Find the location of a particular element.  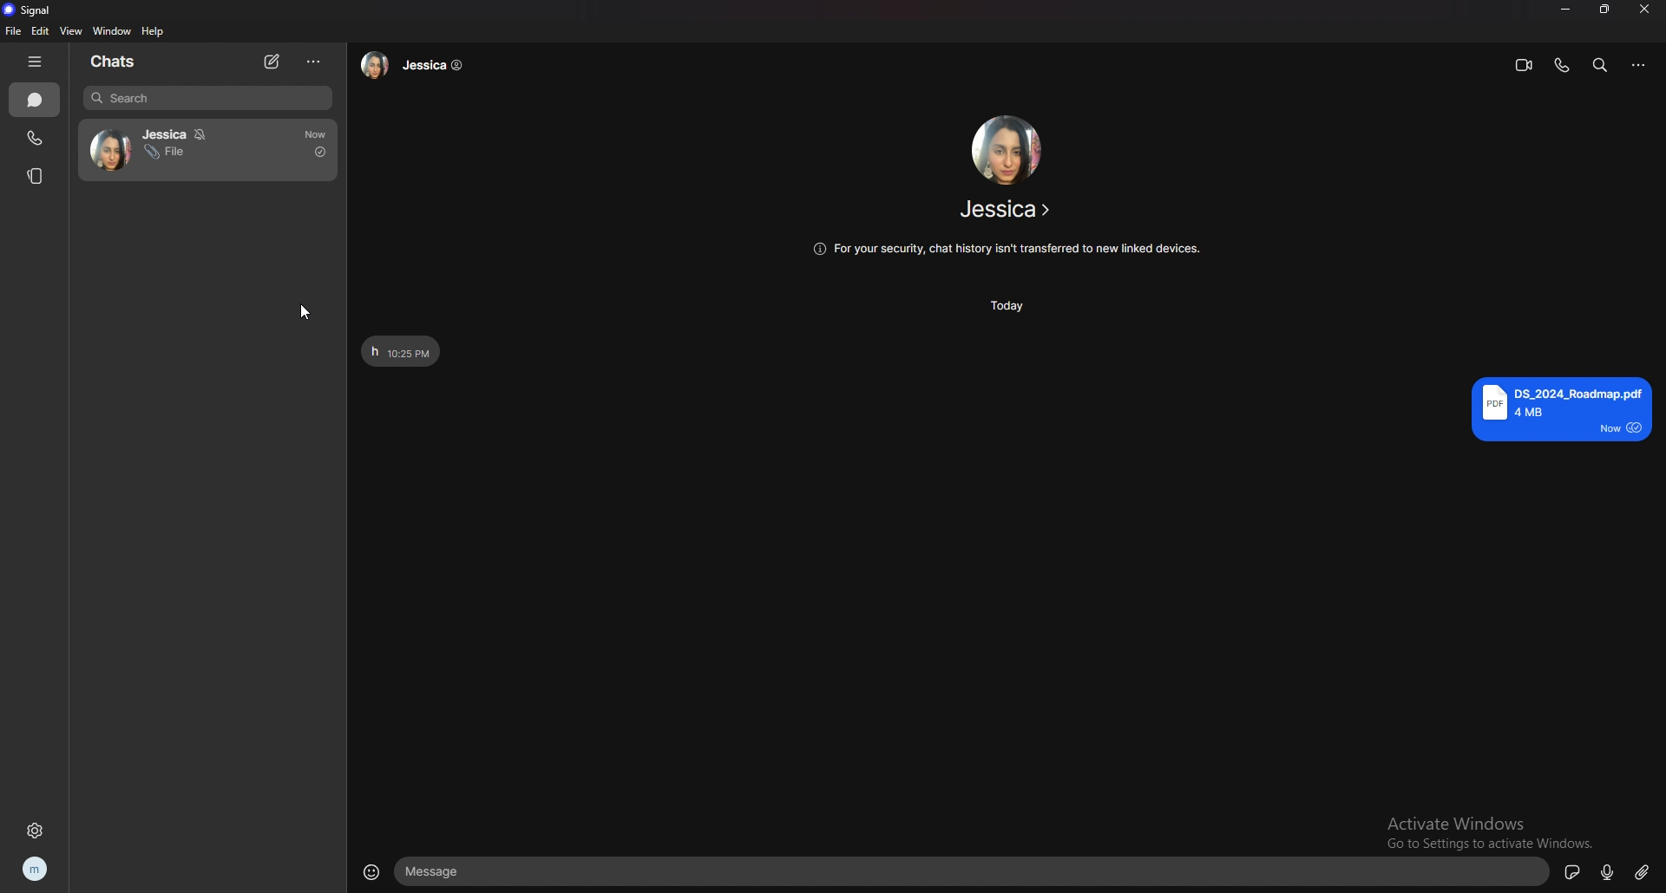

view is located at coordinates (69, 30).